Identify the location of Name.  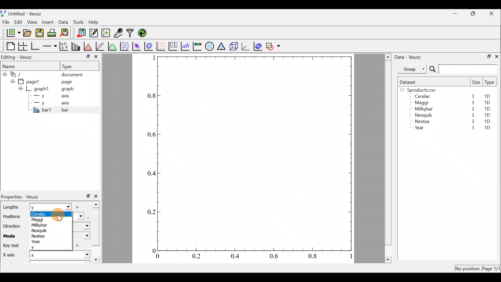
(12, 66).